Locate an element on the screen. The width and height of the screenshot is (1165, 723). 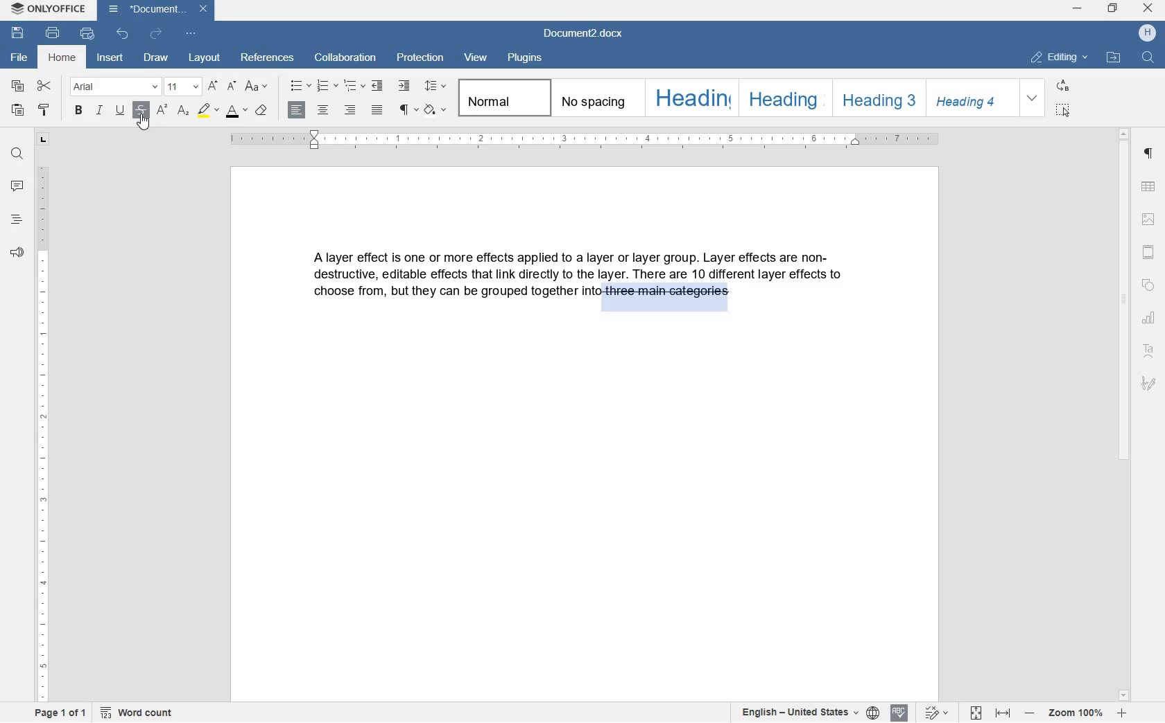
scrollbar is located at coordinates (1124, 413).